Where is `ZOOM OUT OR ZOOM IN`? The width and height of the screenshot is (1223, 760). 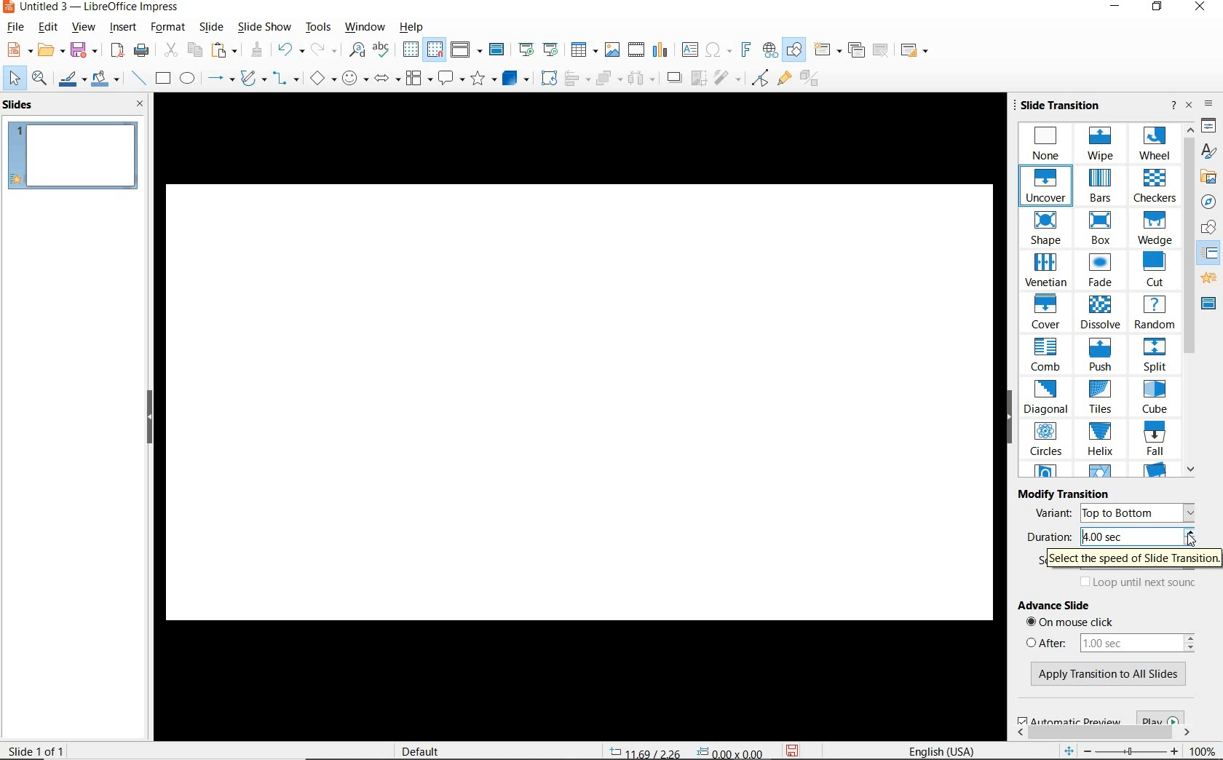
ZOOM OUT OR ZOOM IN is located at coordinates (1119, 748).